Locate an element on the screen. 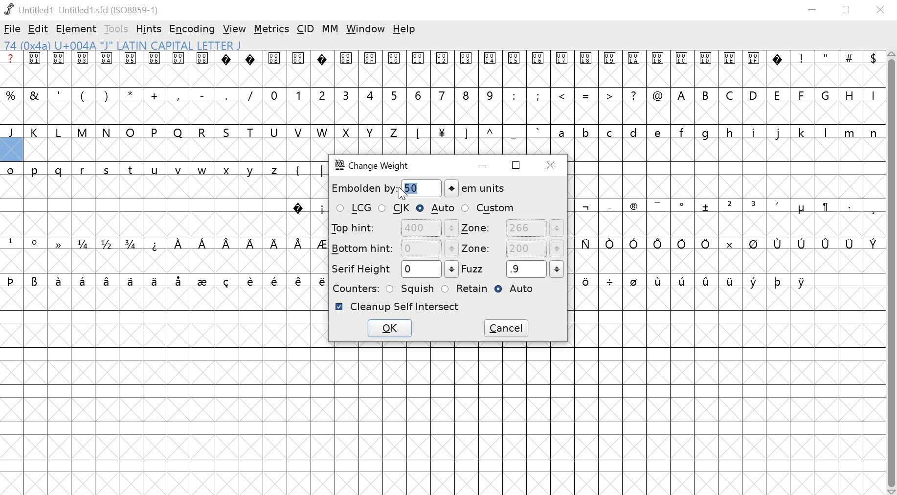 The width and height of the screenshot is (897, 495). restore down is located at coordinates (846, 10).